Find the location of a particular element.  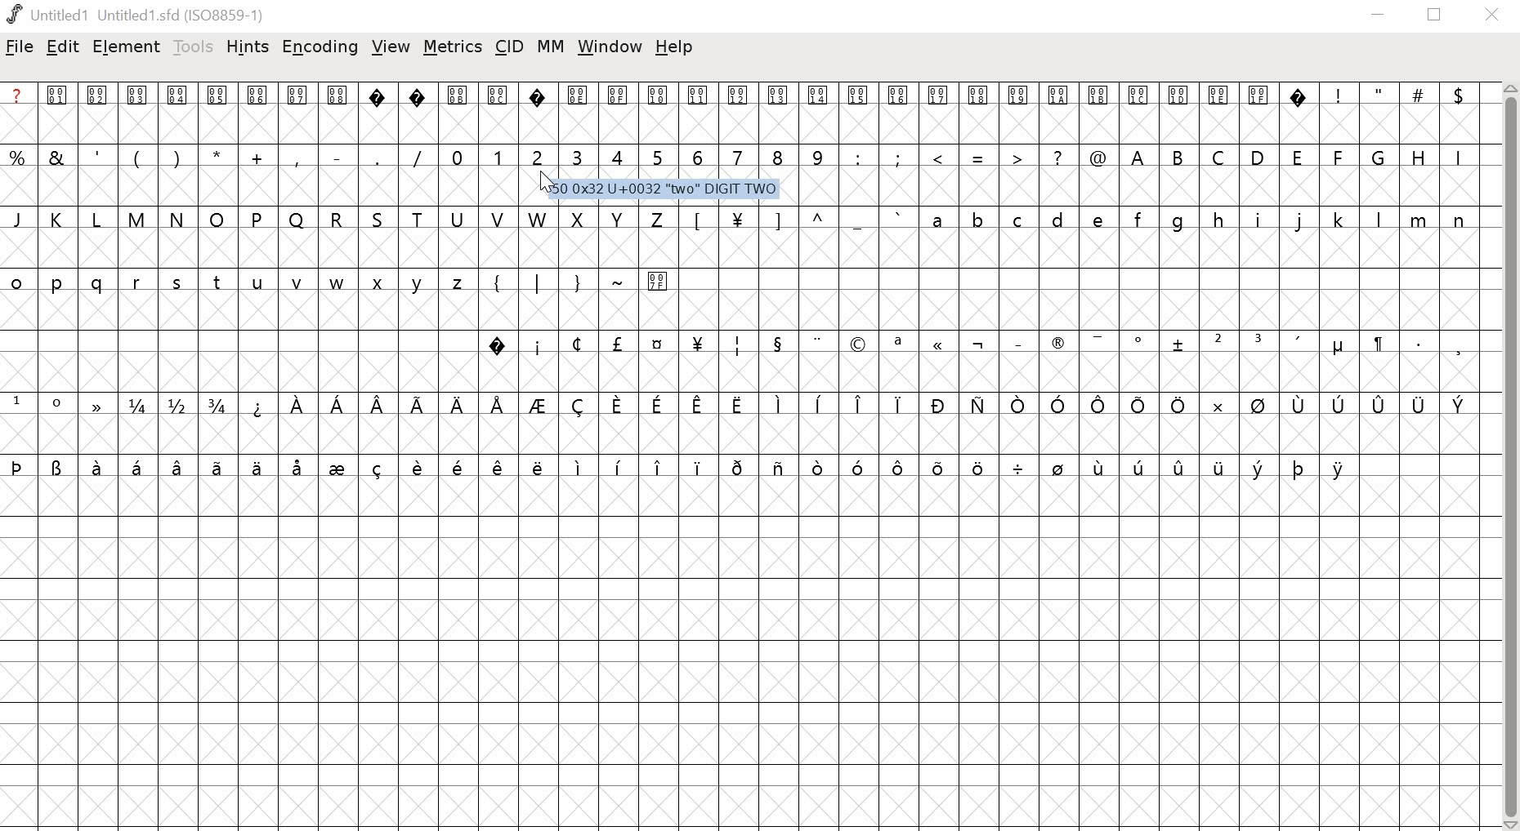

help is located at coordinates (674, 49).